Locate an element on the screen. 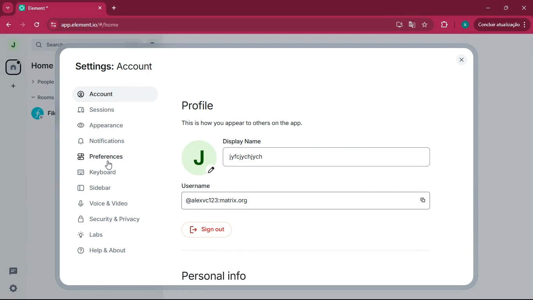  Notifications is located at coordinates (105, 144).